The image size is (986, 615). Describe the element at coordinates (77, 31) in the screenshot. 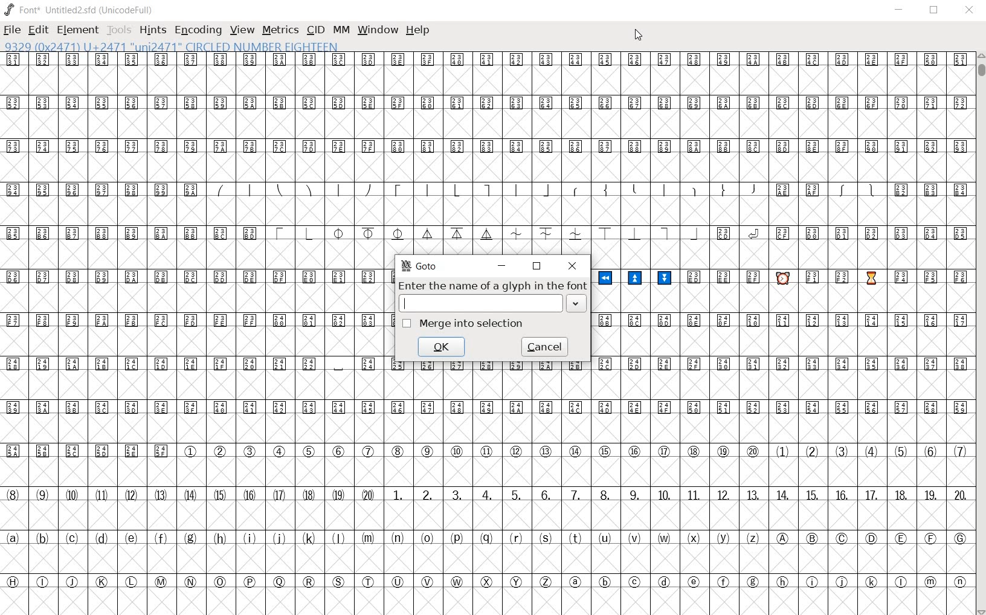

I see `element` at that location.